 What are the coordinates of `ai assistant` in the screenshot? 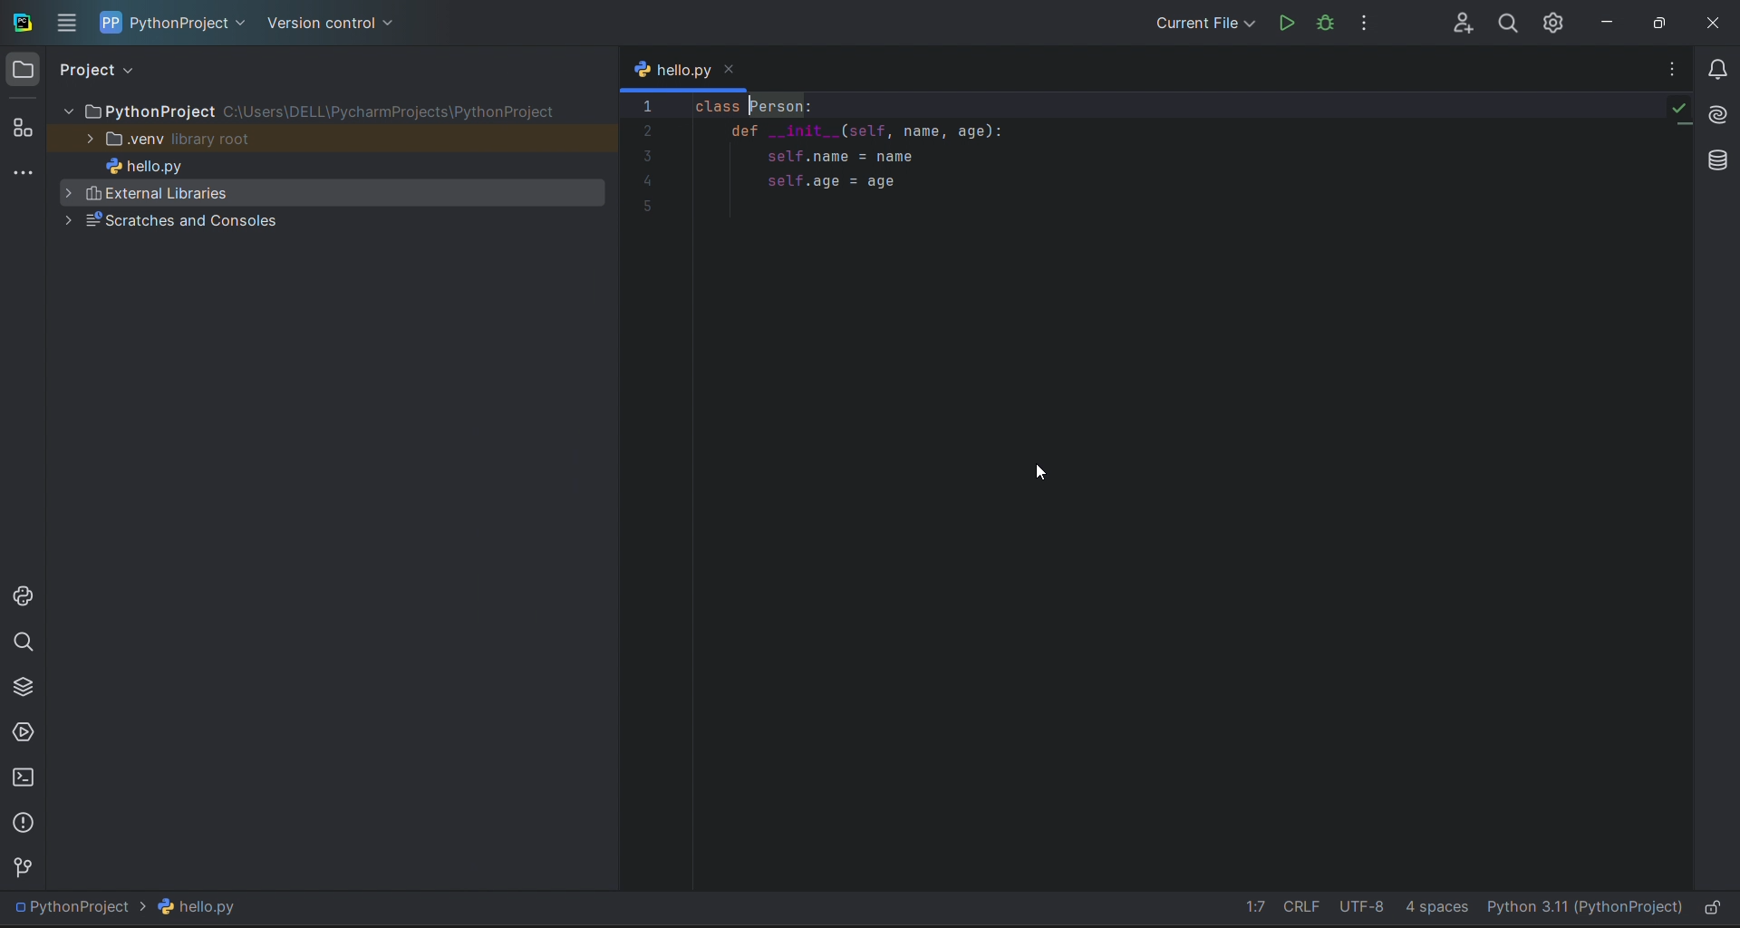 It's located at (1718, 115).